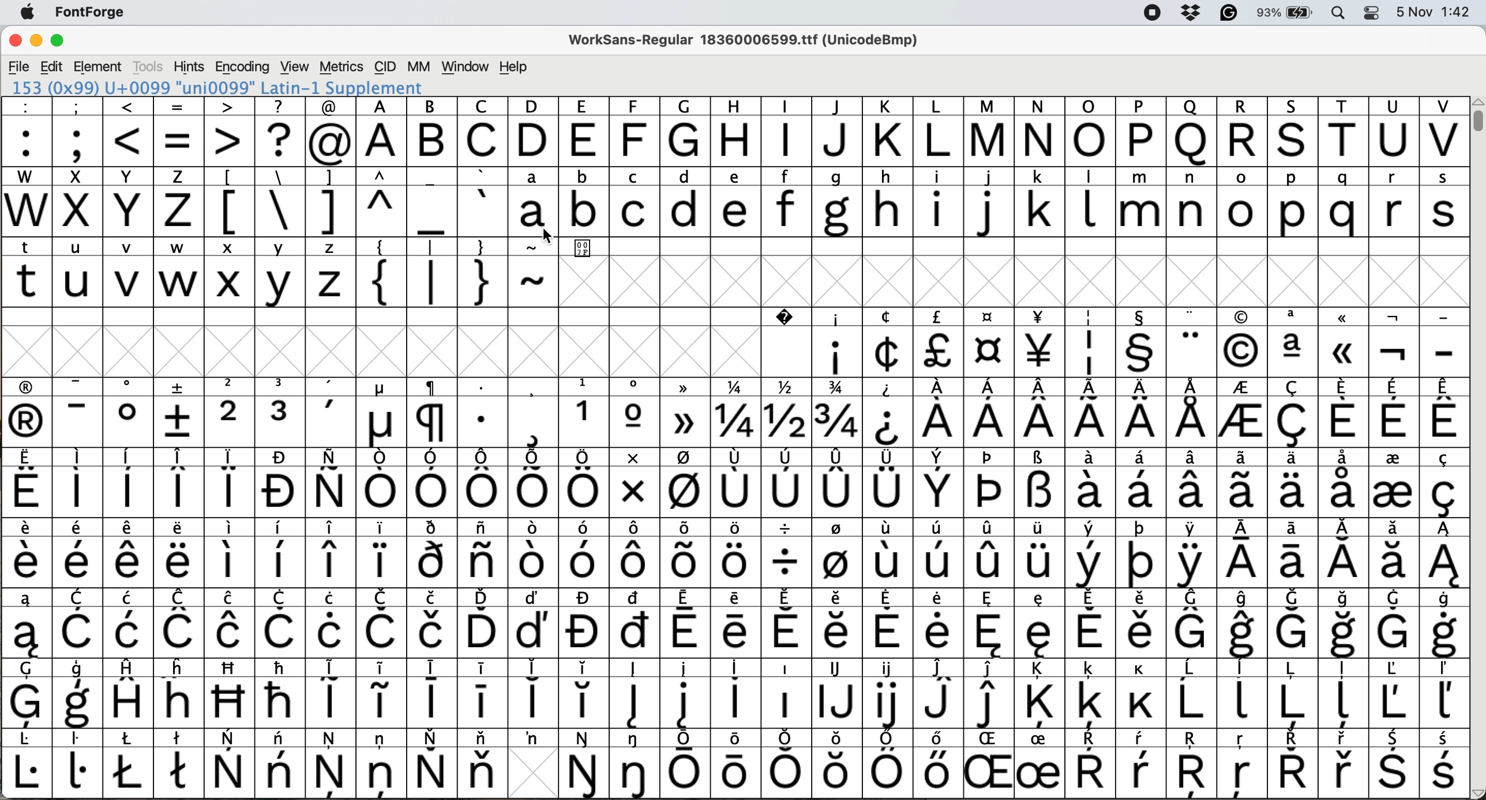 This screenshot has height=800, width=1486. What do you see at coordinates (433, 133) in the screenshot?
I see `B` at bounding box center [433, 133].